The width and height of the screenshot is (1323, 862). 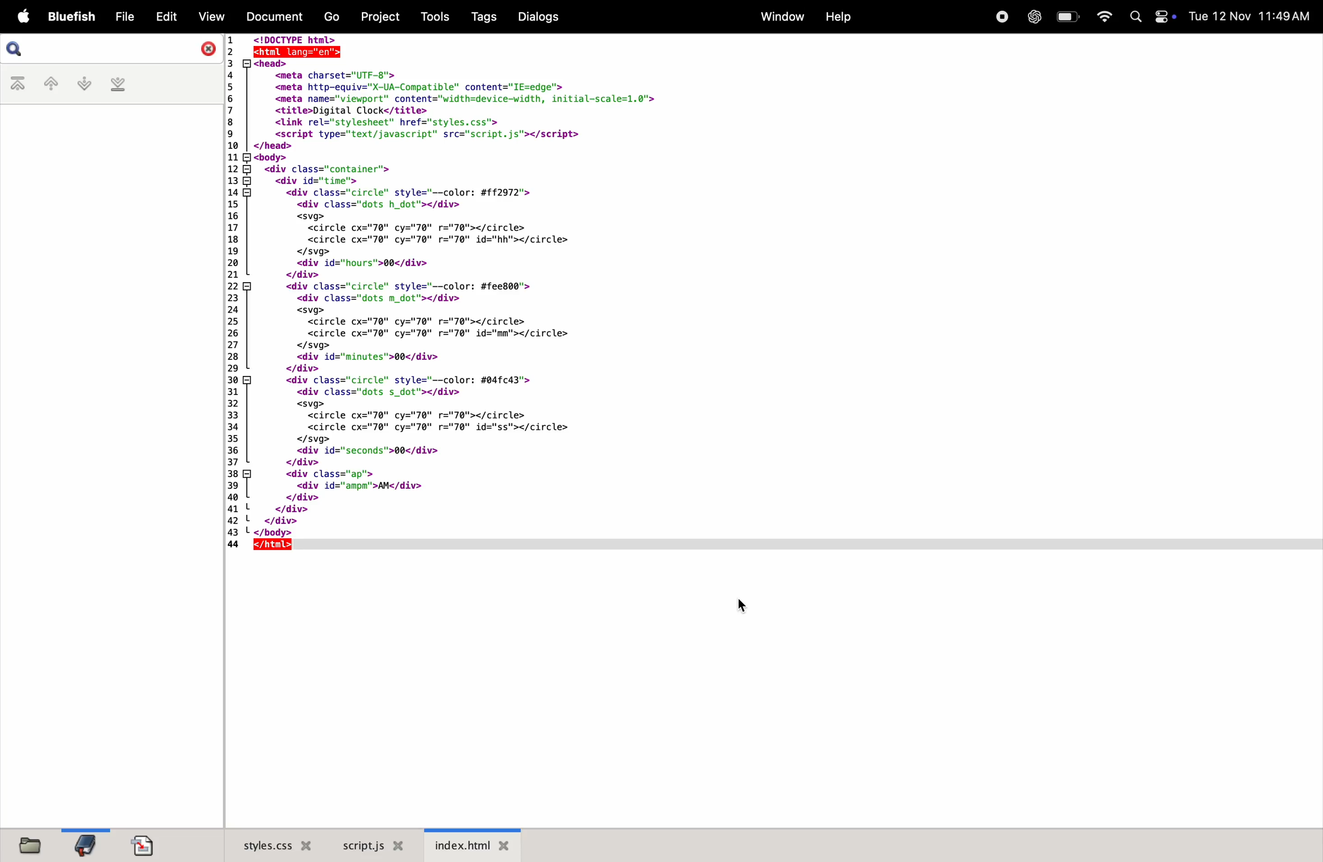 What do you see at coordinates (123, 17) in the screenshot?
I see `file` at bounding box center [123, 17].